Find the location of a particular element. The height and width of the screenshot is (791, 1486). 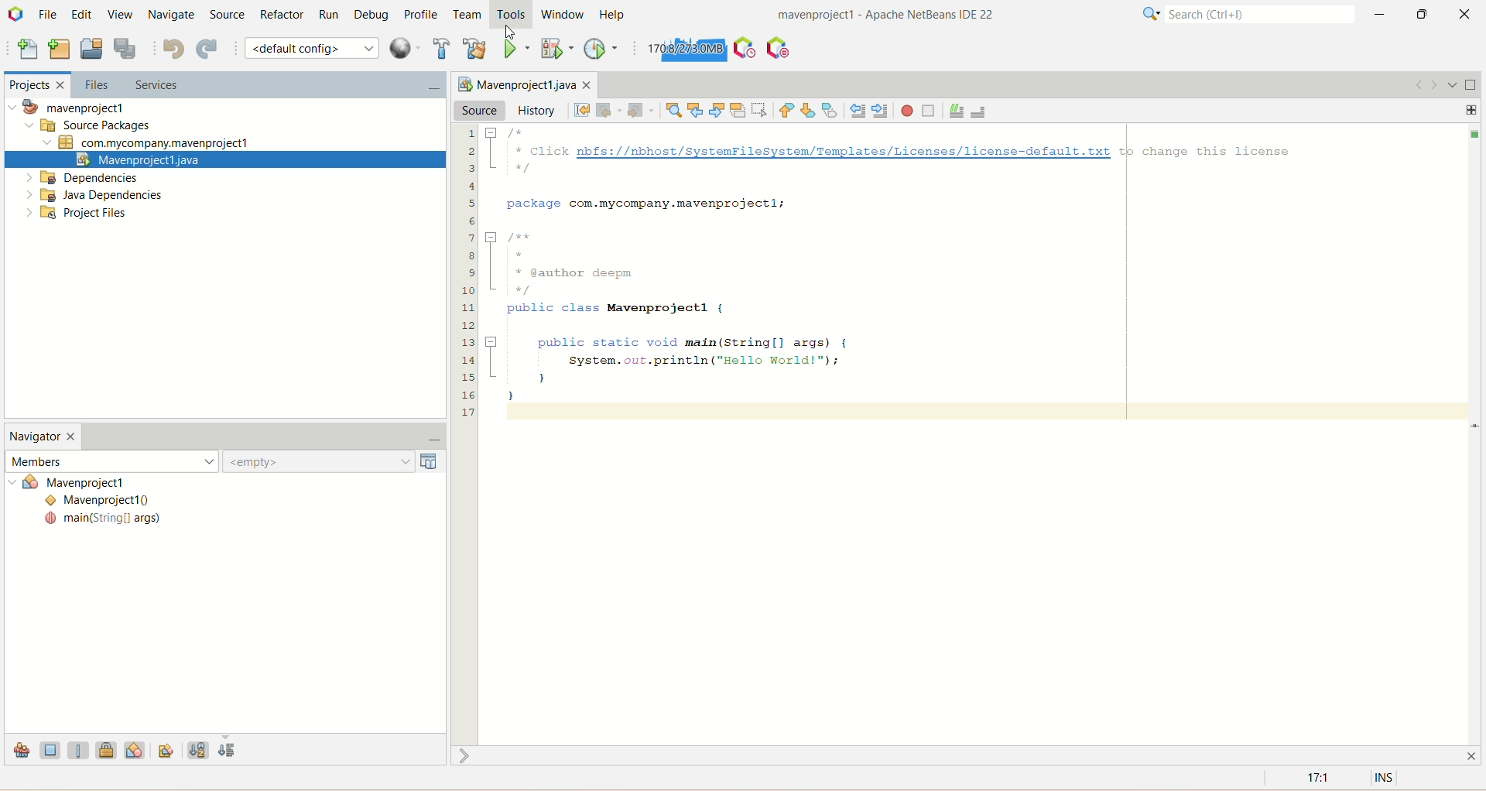

members is located at coordinates (111, 460).